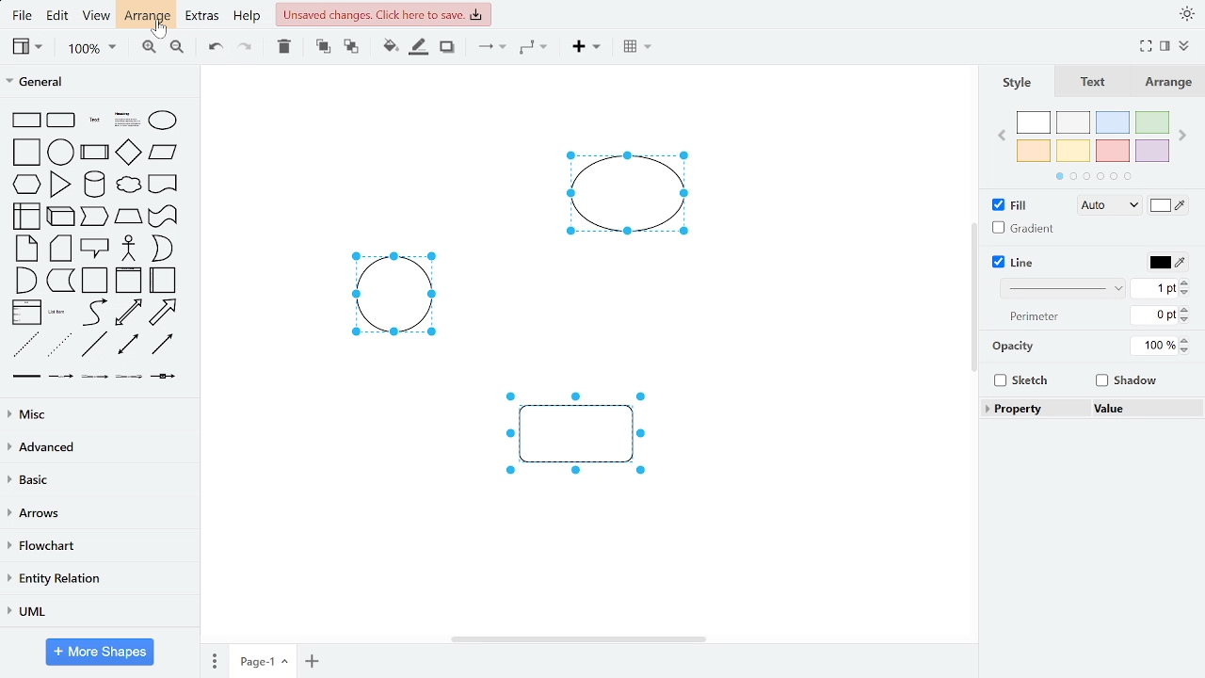 The image size is (1205, 678). I want to click on callout, so click(95, 248).